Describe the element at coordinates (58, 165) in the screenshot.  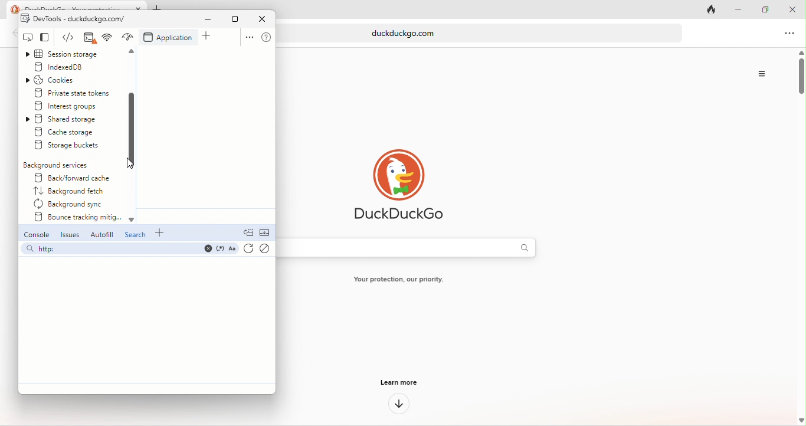
I see `background services` at that location.